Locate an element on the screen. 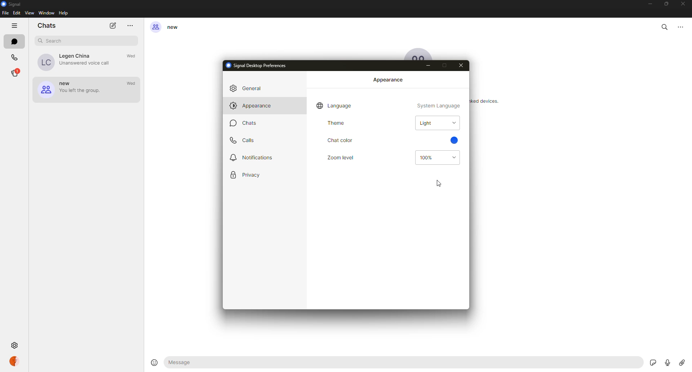 This screenshot has width=692, height=372. privacy is located at coordinates (246, 176).